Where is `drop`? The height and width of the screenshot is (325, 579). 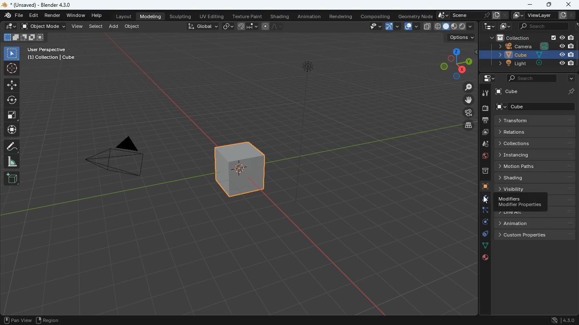 drop is located at coordinates (482, 144).